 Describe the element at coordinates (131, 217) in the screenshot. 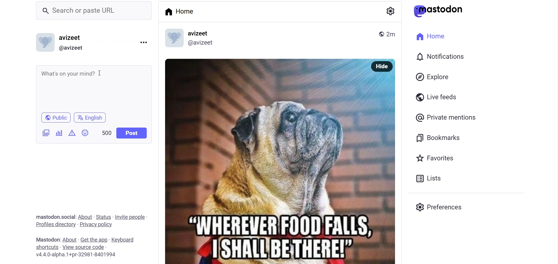

I see `invite people` at that location.